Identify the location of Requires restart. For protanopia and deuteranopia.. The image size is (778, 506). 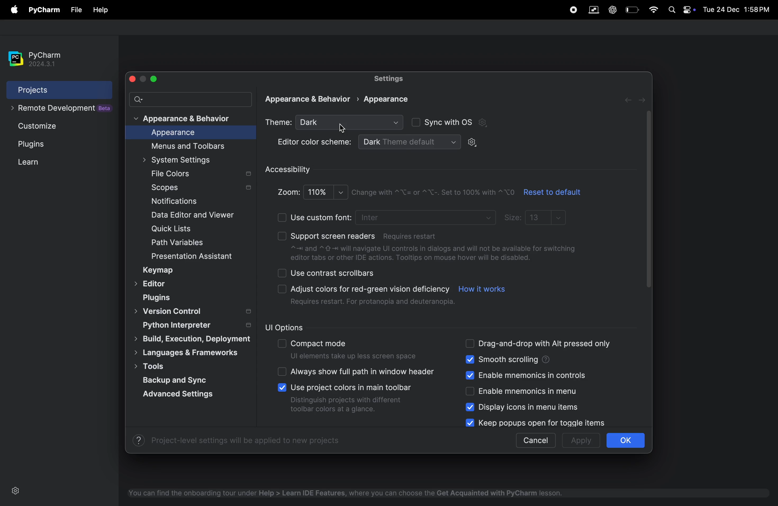
(374, 303).